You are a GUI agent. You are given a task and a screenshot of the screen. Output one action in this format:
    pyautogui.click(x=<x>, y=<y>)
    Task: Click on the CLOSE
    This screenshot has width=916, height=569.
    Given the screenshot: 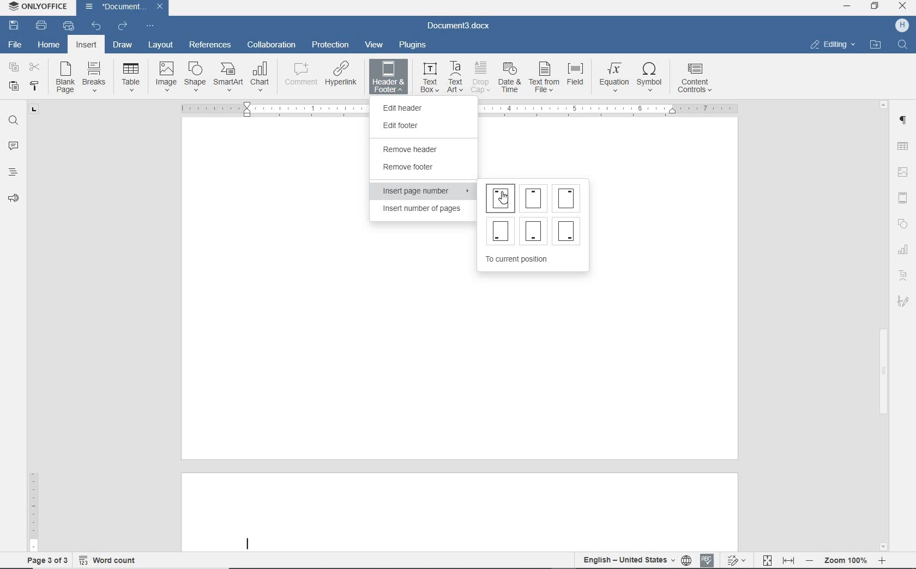 What is the action you would take?
    pyautogui.click(x=903, y=8)
    